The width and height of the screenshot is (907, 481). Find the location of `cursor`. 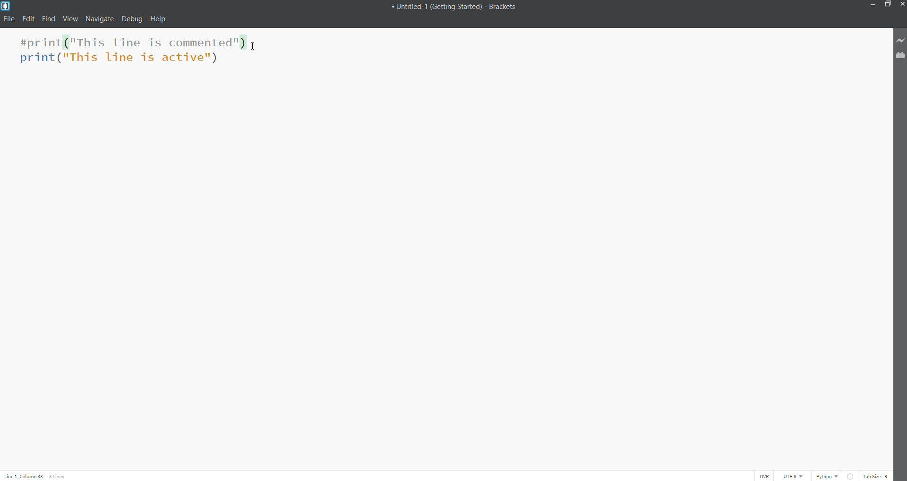

cursor is located at coordinates (253, 47).